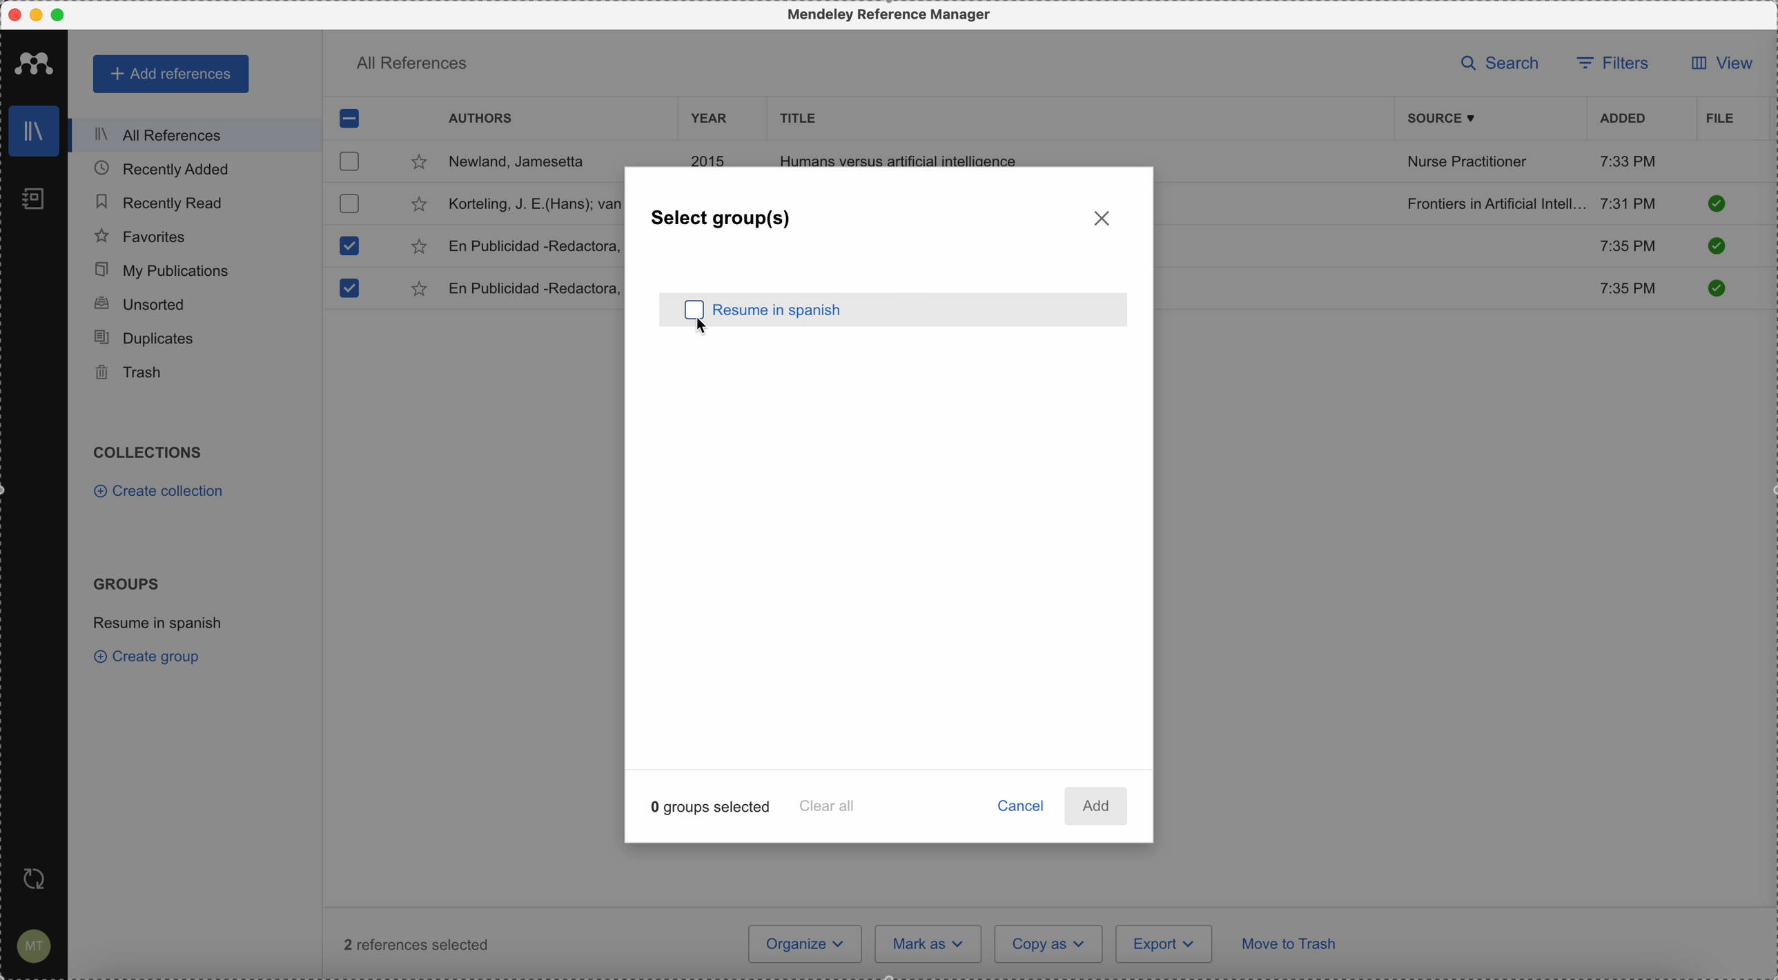 The image size is (1778, 980). Describe the element at coordinates (14, 15) in the screenshot. I see `close program` at that location.